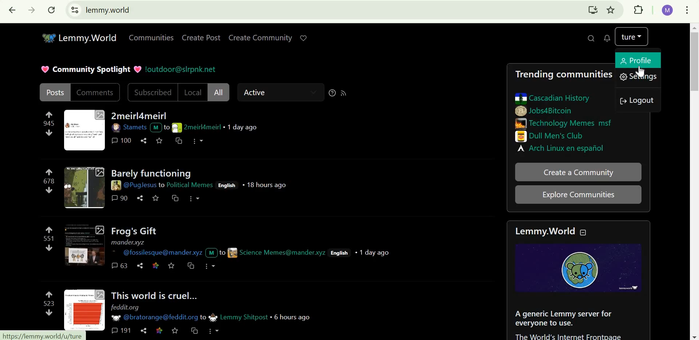  What do you see at coordinates (202, 37) in the screenshot?
I see `create post` at bounding box center [202, 37].